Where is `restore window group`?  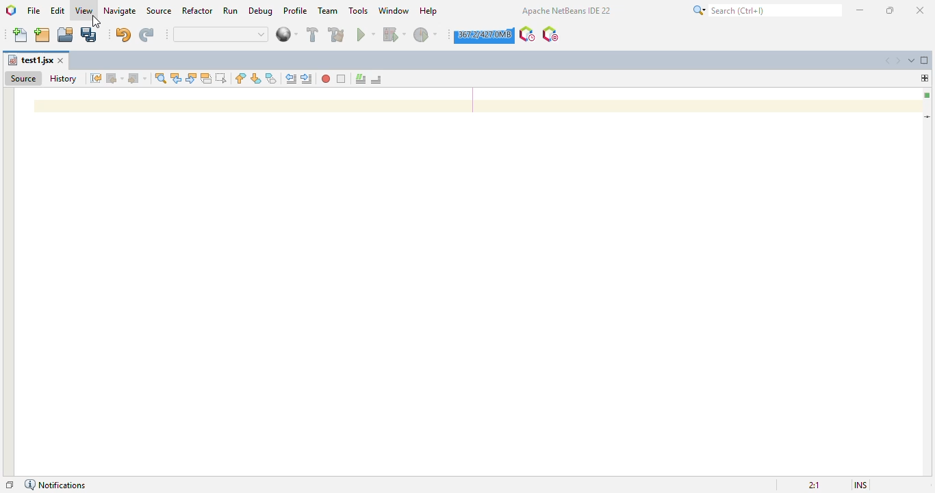 restore window group is located at coordinates (10, 485).